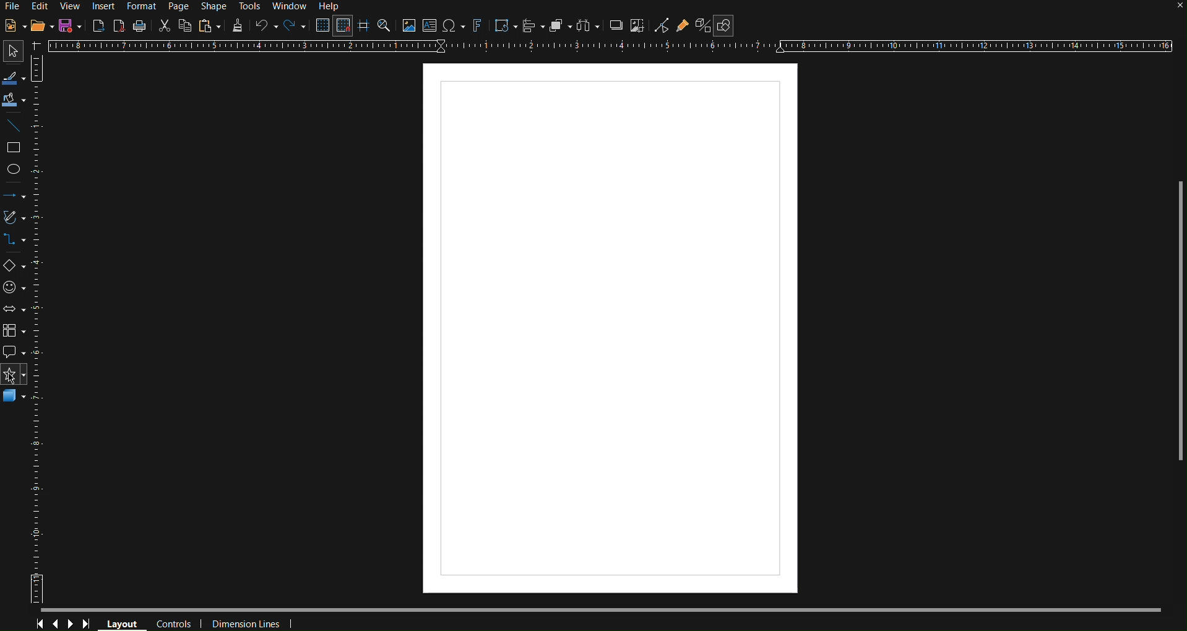 The width and height of the screenshot is (1187, 631). Describe the element at coordinates (638, 27) in the screenshot. I see `Crop Image` at that location.